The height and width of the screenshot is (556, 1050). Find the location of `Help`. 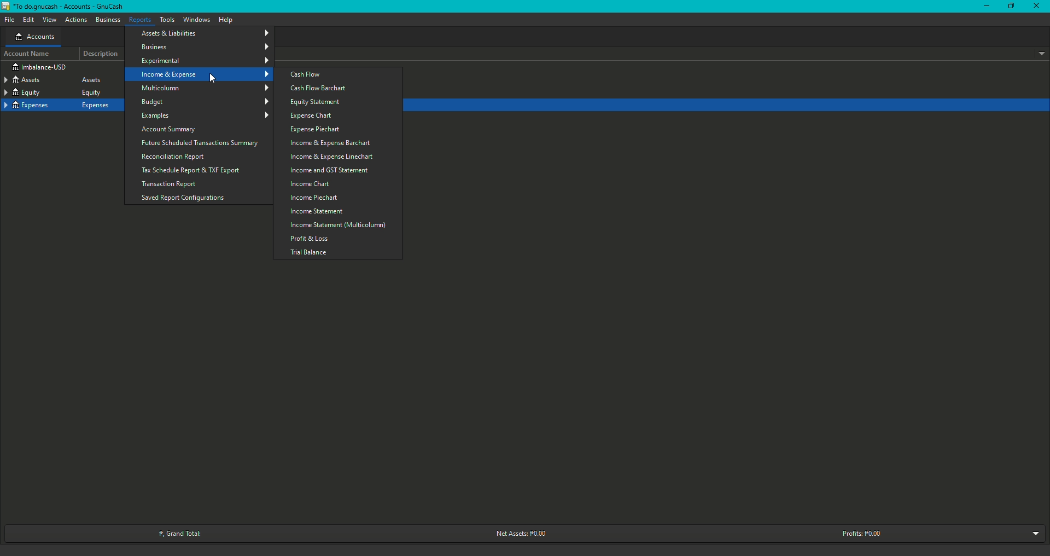

Help is located at coordinates (226, 20).